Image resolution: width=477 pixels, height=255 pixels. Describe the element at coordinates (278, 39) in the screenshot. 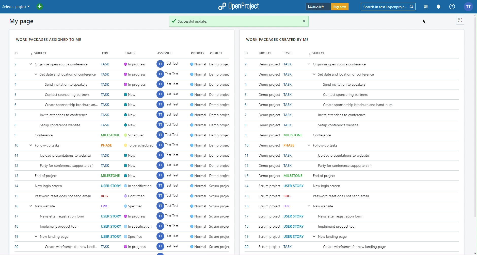

I see `Work Packages Created by Me` at that location.